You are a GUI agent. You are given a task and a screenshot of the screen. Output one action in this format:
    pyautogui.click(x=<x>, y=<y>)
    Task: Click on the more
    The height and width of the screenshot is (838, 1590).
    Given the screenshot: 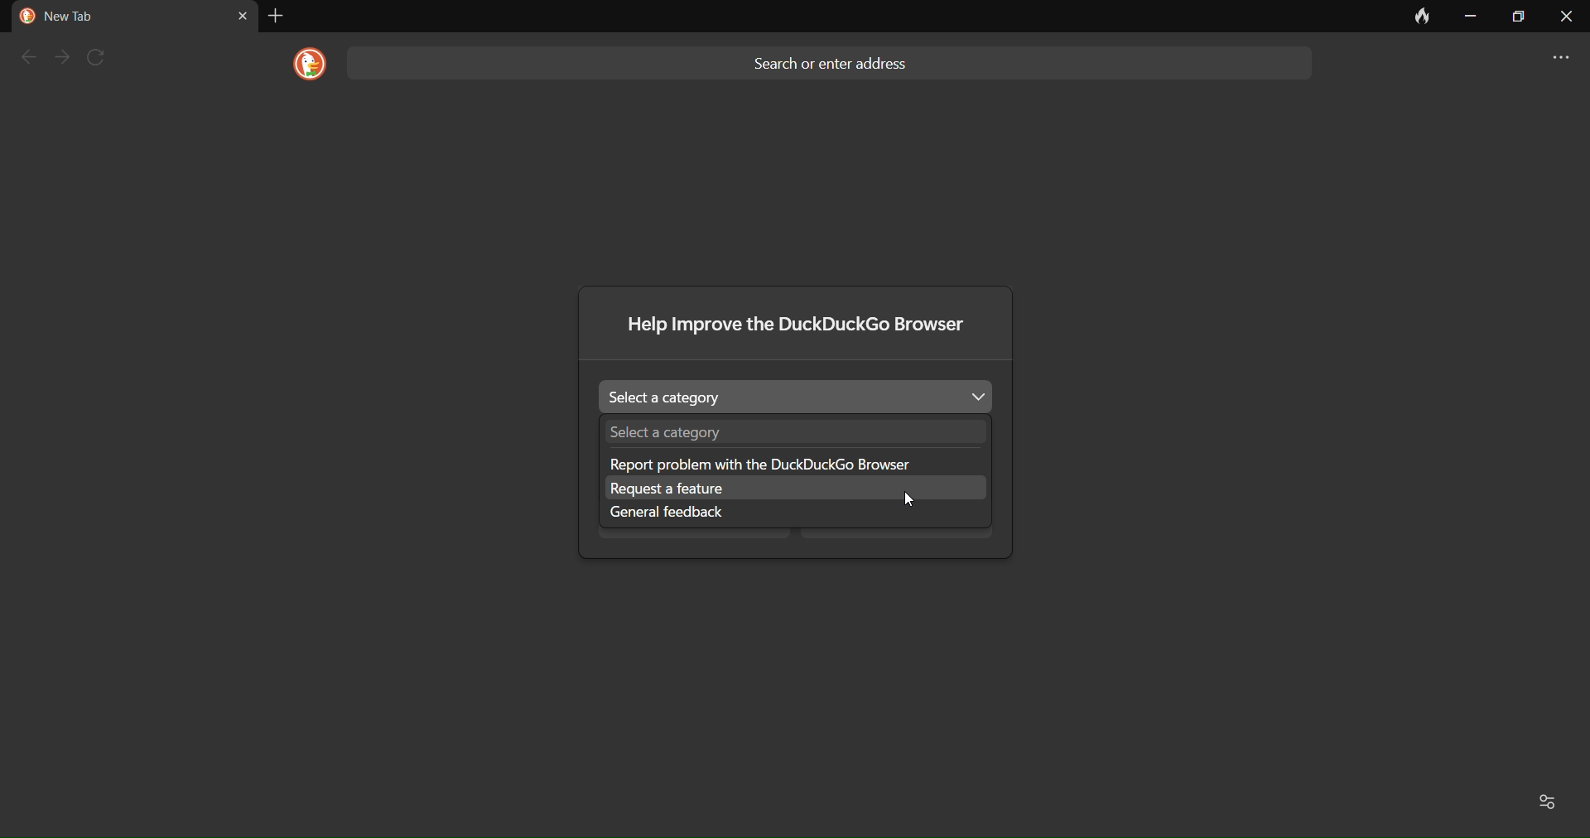 What is the action you would take?
    pyautogui.click(x=1552, y=60)
    